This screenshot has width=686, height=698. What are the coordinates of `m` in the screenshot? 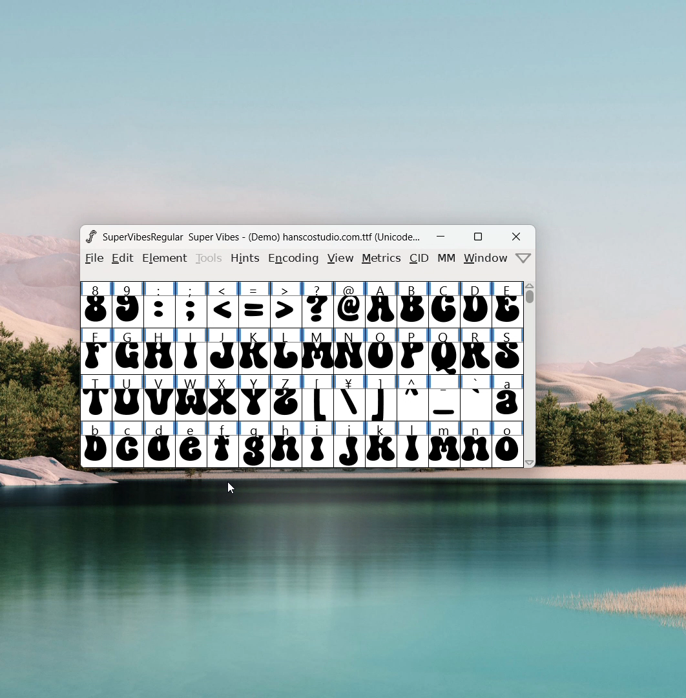 It's located at (444, 444).